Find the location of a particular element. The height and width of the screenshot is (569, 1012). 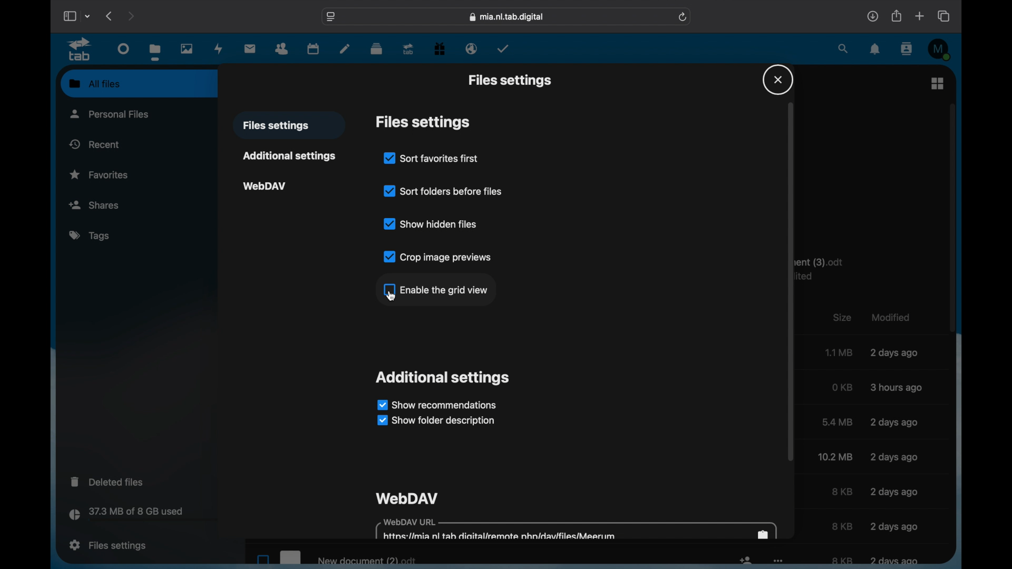

notes is located at coordinates (345, 48).